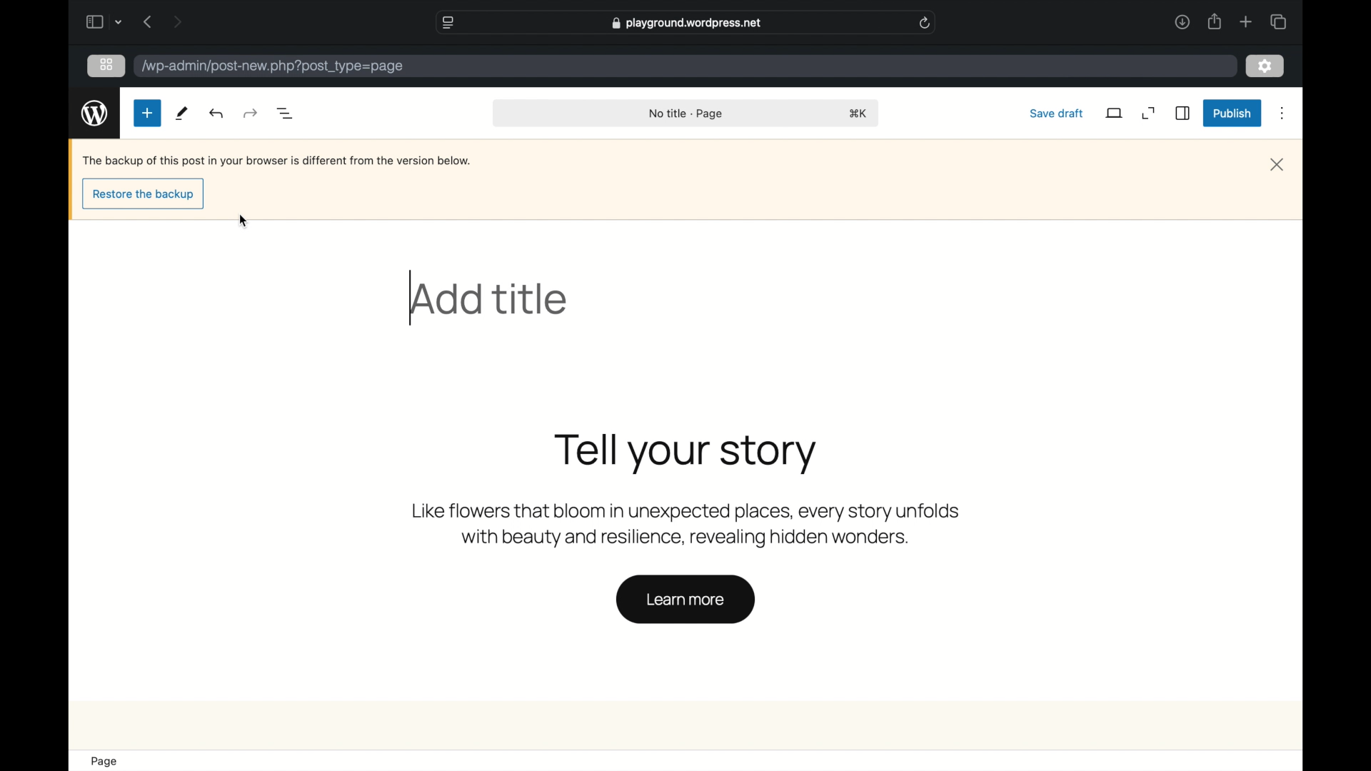 This screenshot has width=1371, height=771. What do you see at coordinates (177, 21) in the screenshot?
I see `next page` at bounding box center [177, 21].